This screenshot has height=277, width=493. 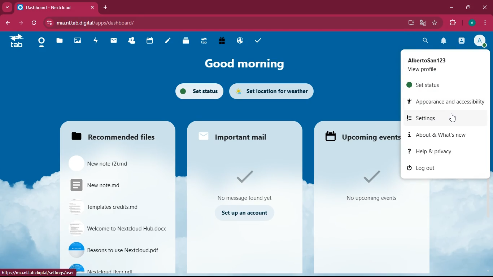 What do you see at coordinates (444, 101) in the screenshot?
I see `appearance and accessibility` at bounding box center [444, 101].